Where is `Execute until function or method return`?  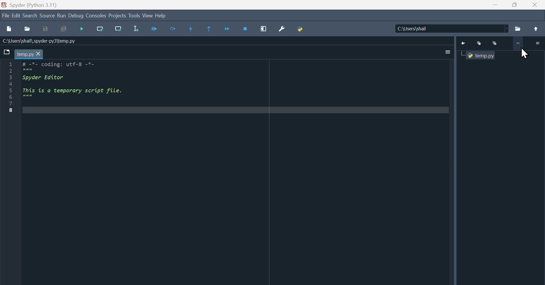
Execute until function or method return is located at coordinates (209, 29).